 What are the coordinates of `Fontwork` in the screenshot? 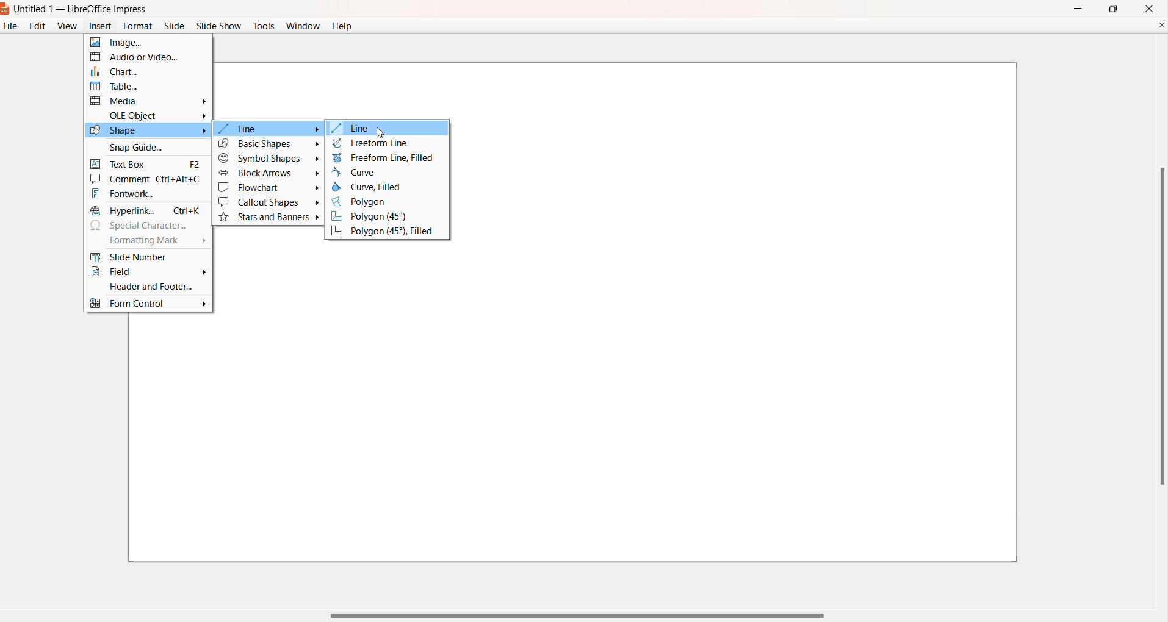 It's located at (142, 193).